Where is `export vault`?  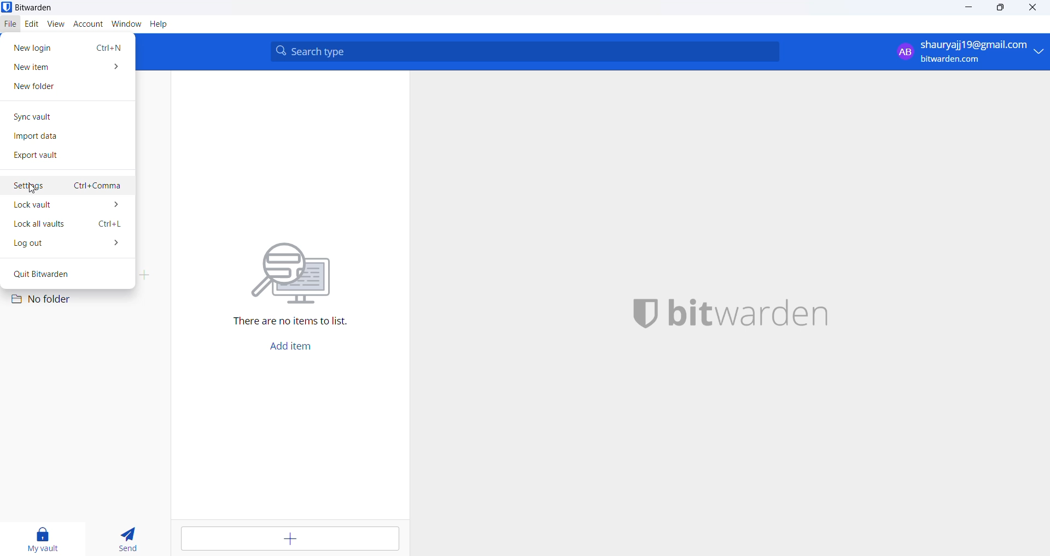 export vault is located at coordinates (66, 156).